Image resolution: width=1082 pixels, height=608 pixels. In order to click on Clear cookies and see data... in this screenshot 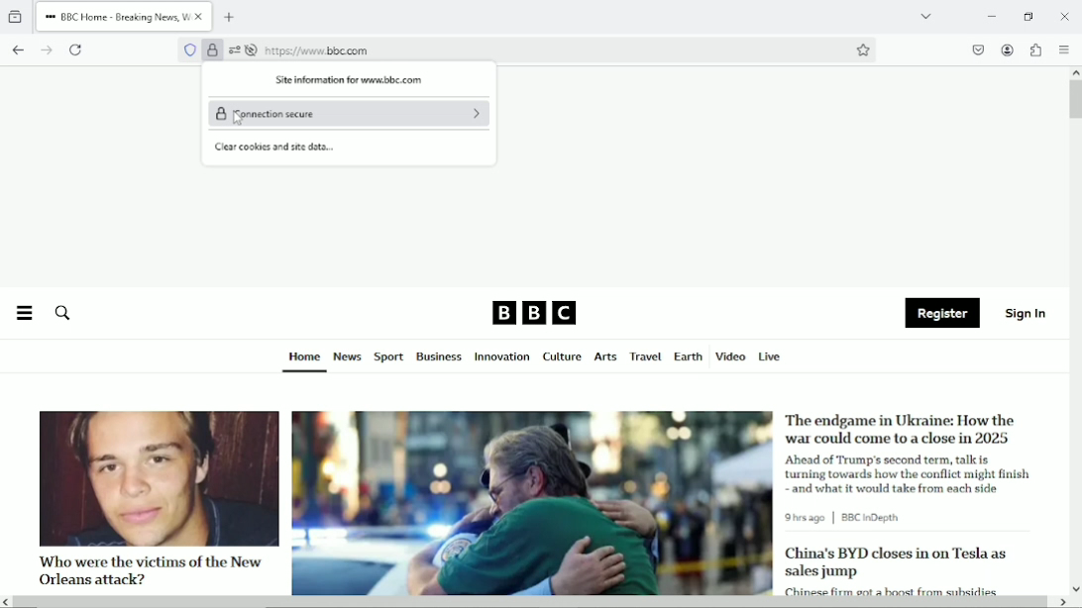, I will do `click(273, 148)`.